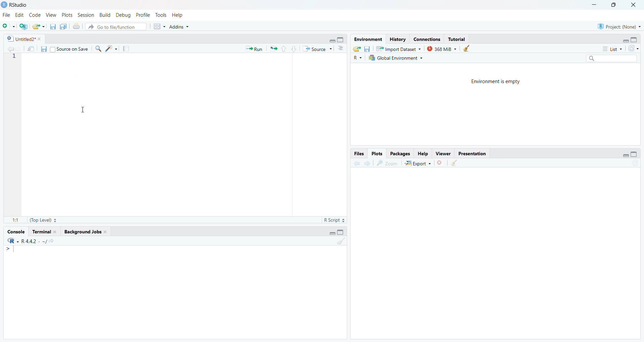 This screenshot has width=644, height=342. What do you see at coordinates (66, 14) in the screenshot?
I see `Plots` at bounding box center [66, 14].